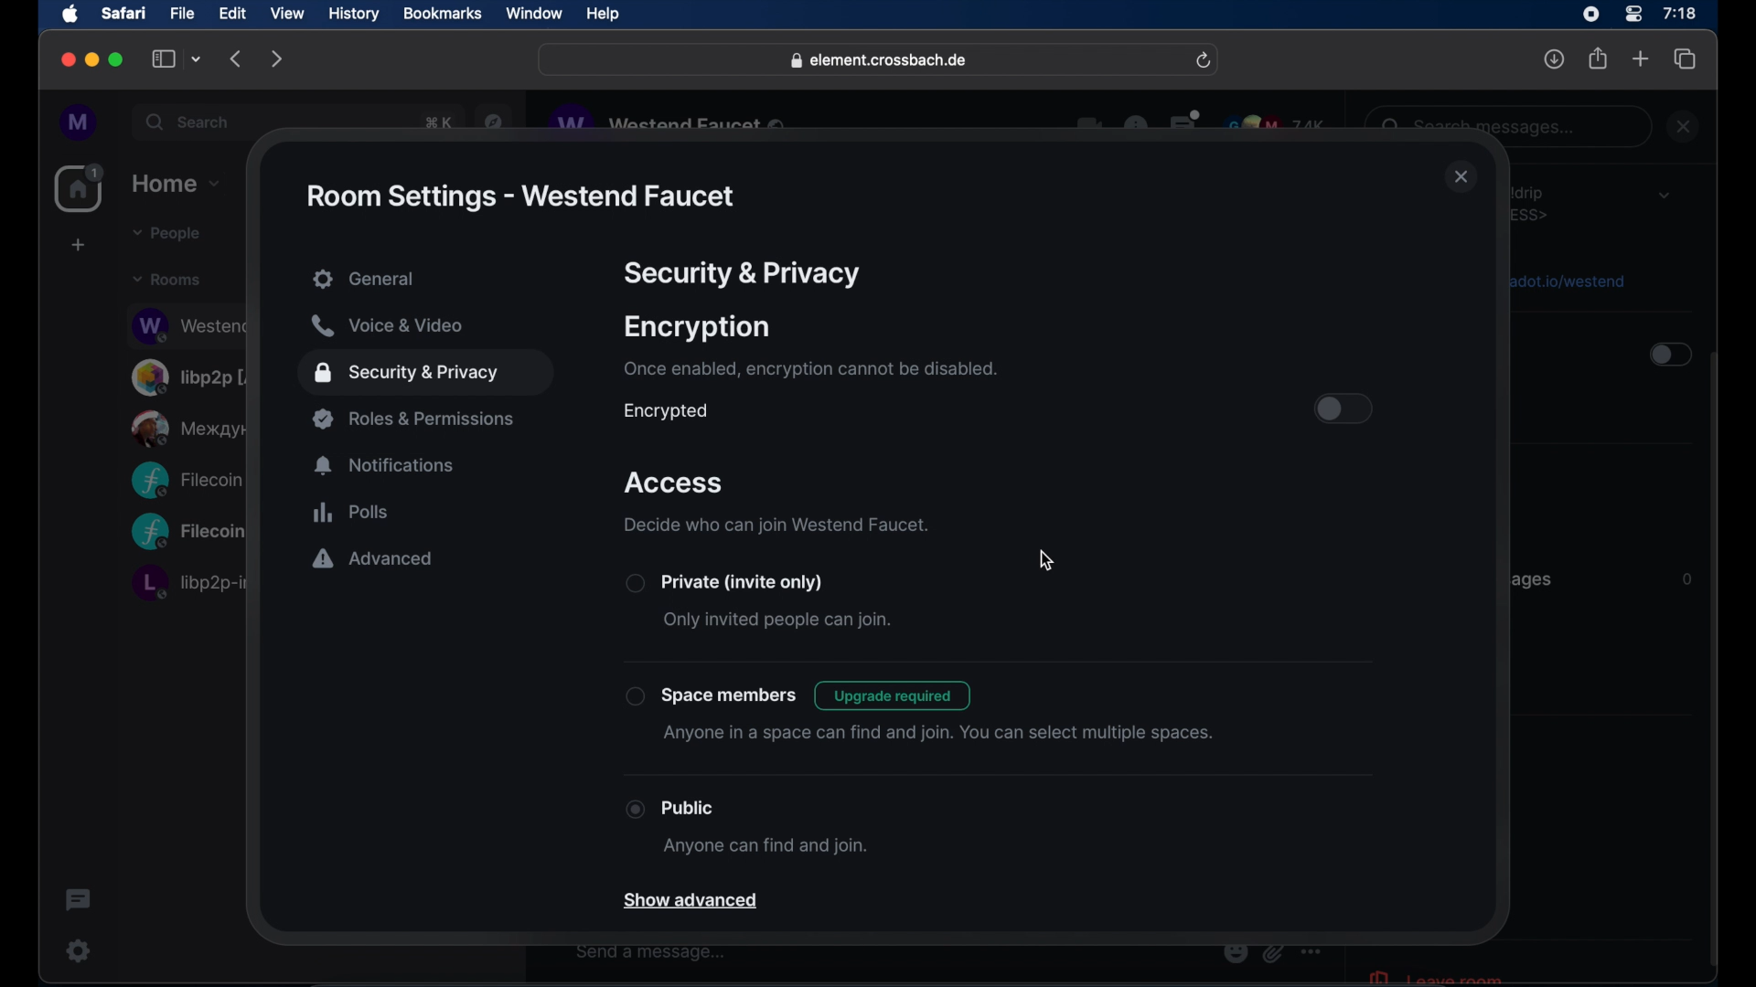 This screenshot has width=1756, height=987. Describe the element at coordinates (1686, 59) in the screenshot. I see `show tab overview` at that location.